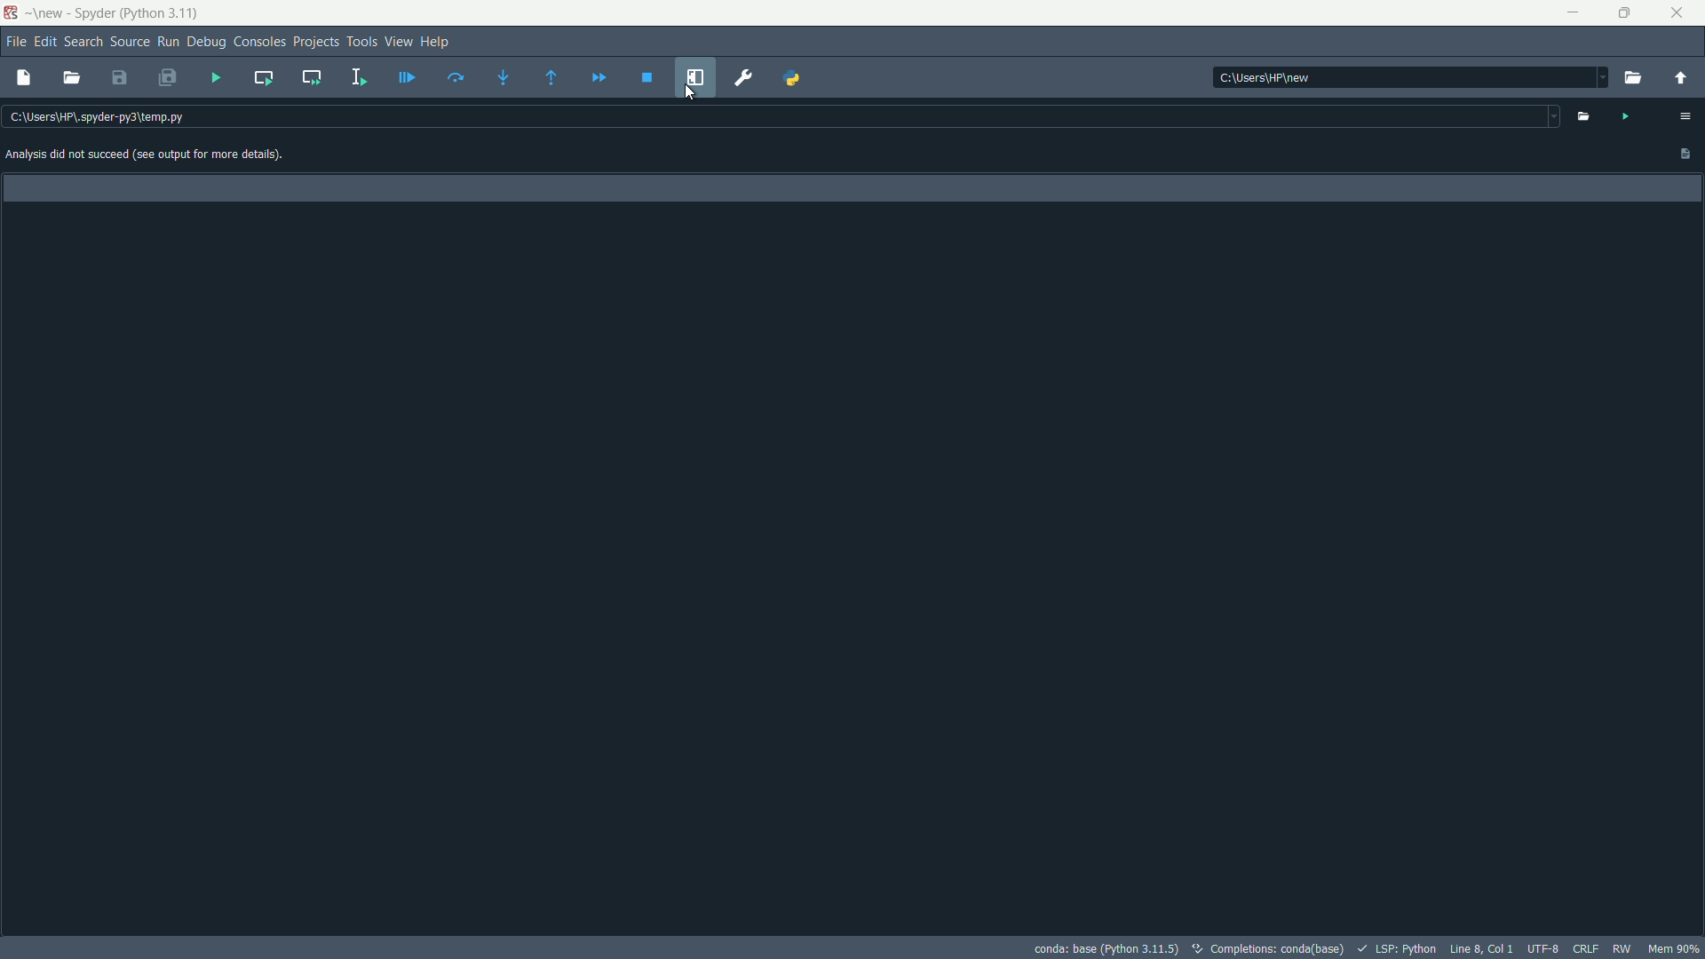 Image resolution: width=1705 pixels, height=959 pixels. I want to click on open file, so click(1584, 115).